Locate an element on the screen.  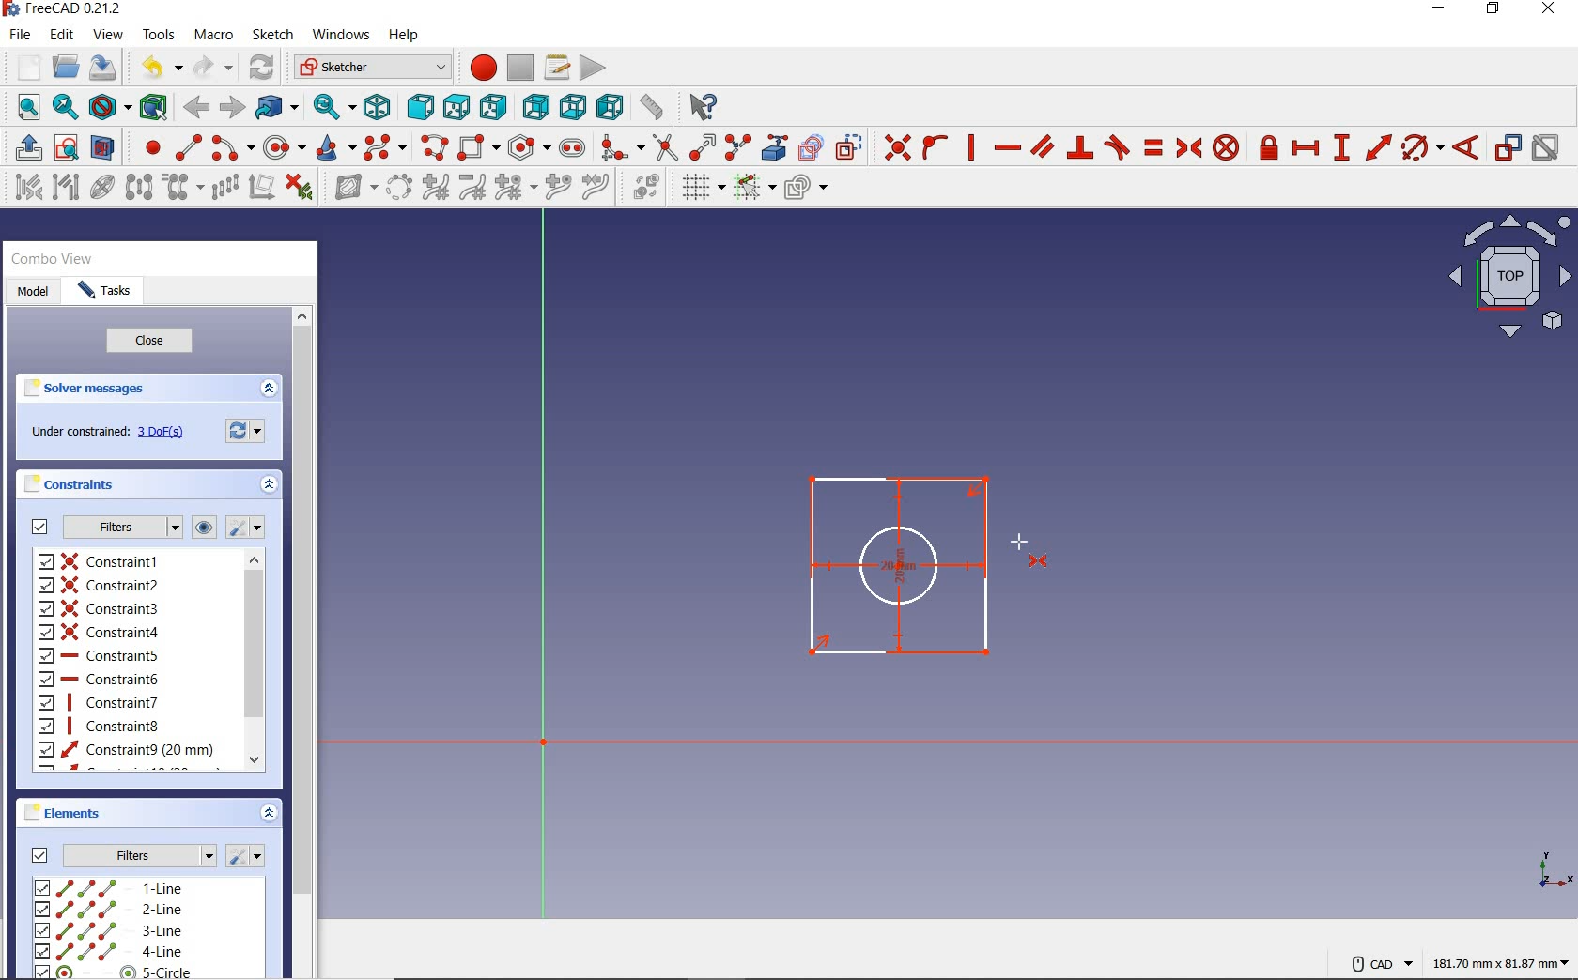
delete all constraints is located at coordinates (301, 189).